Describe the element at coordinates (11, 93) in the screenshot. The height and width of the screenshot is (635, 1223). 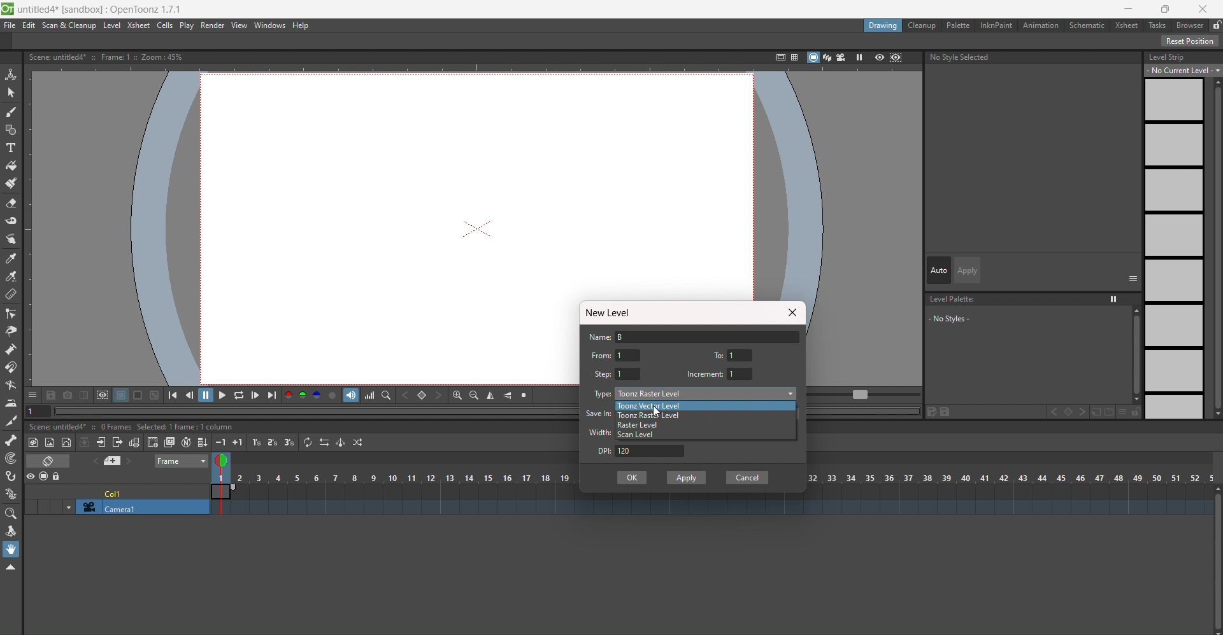
I see `selection tool ` at that location.